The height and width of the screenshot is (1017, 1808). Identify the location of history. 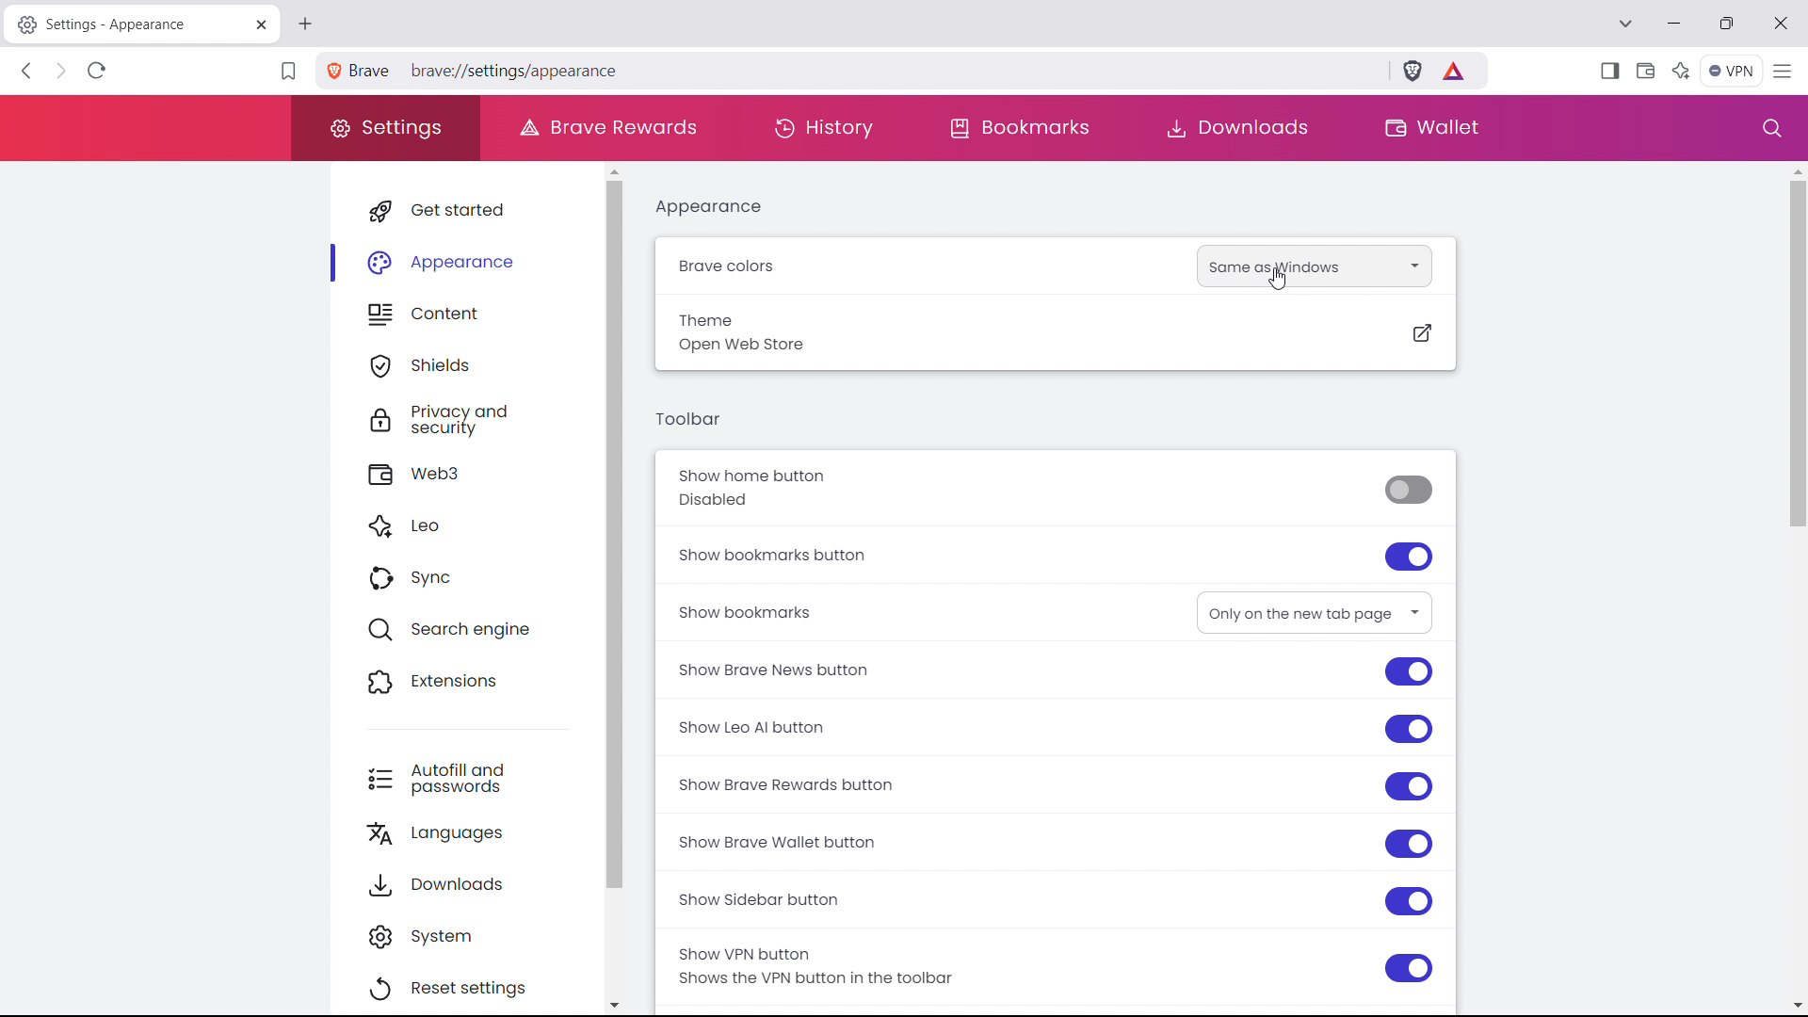
(827, 129).